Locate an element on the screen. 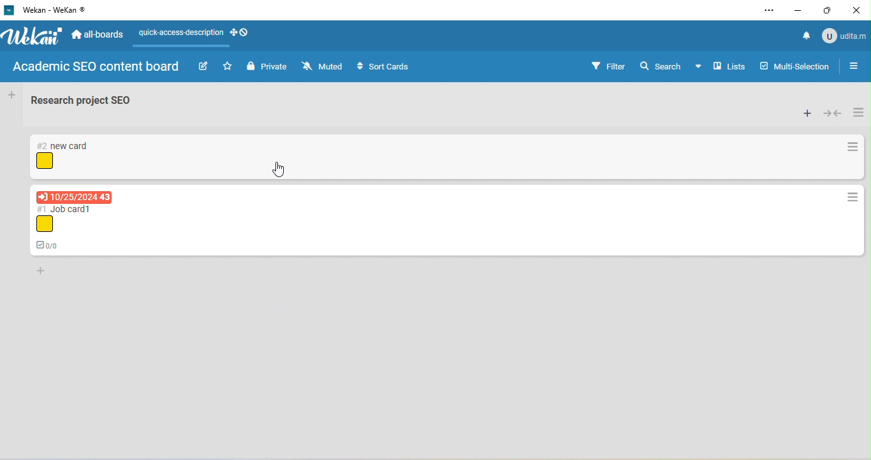  wekan is located at coordinates (34, 37).